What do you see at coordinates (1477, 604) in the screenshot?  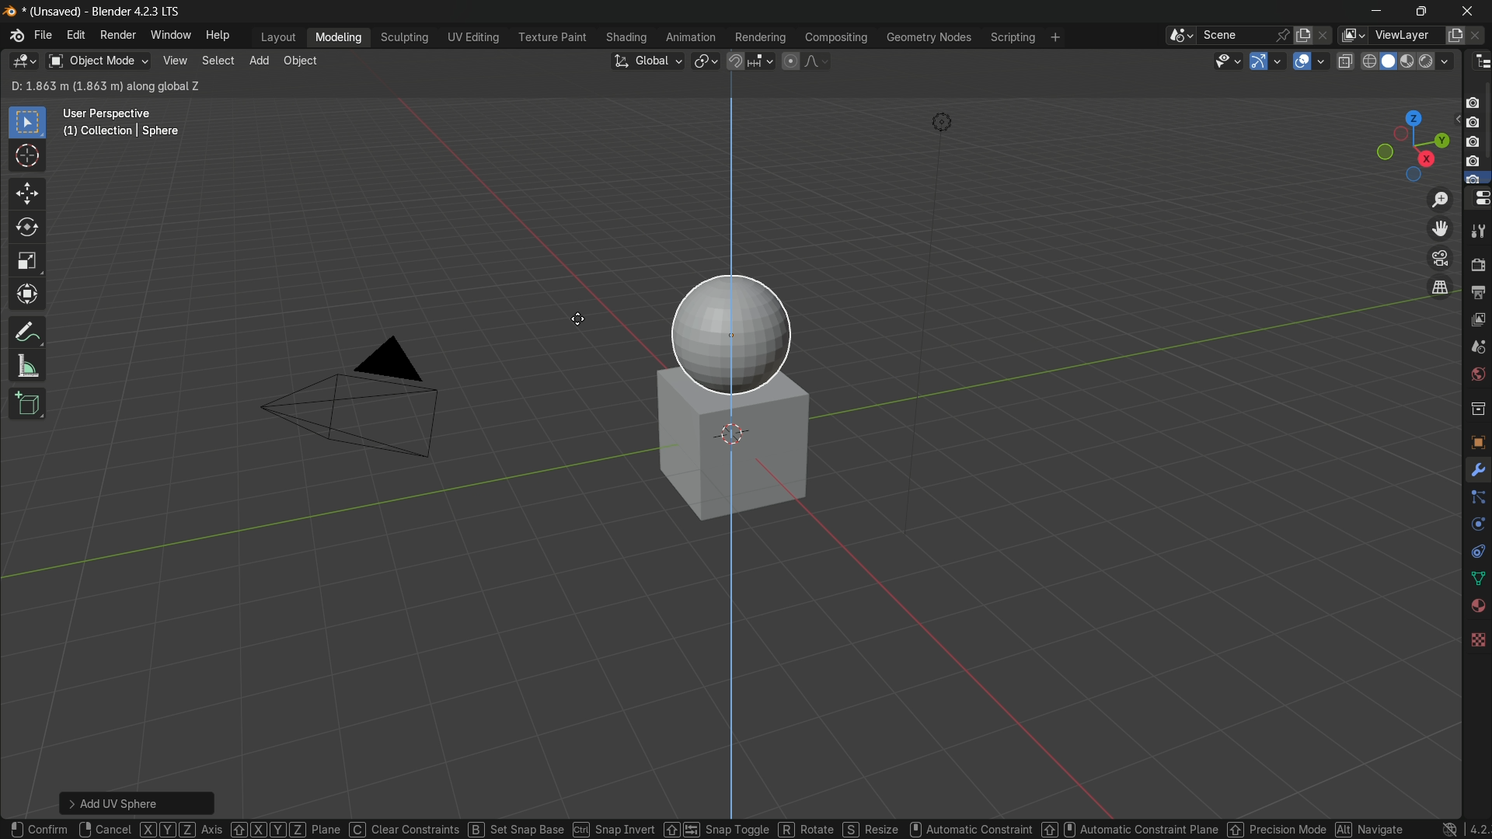 I see `Vertex Groups` at bounding box center [1477, 604].